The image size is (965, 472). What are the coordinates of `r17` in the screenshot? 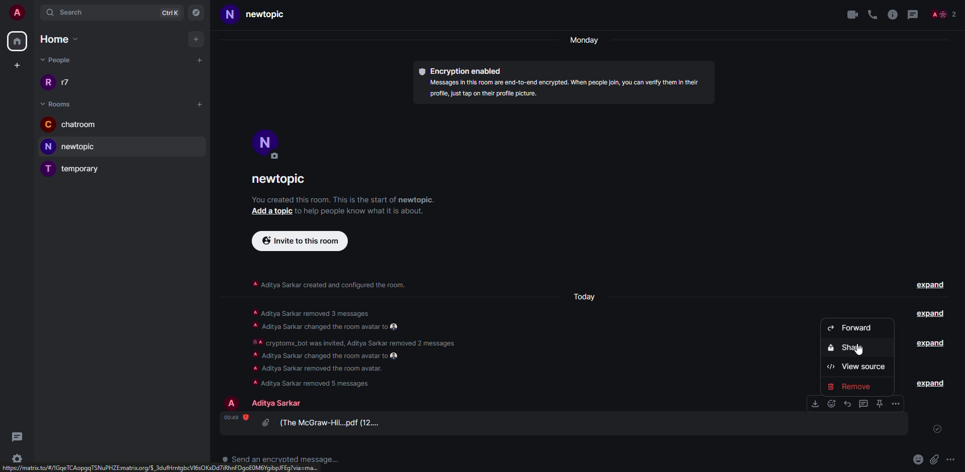 It's located at (57, 81).